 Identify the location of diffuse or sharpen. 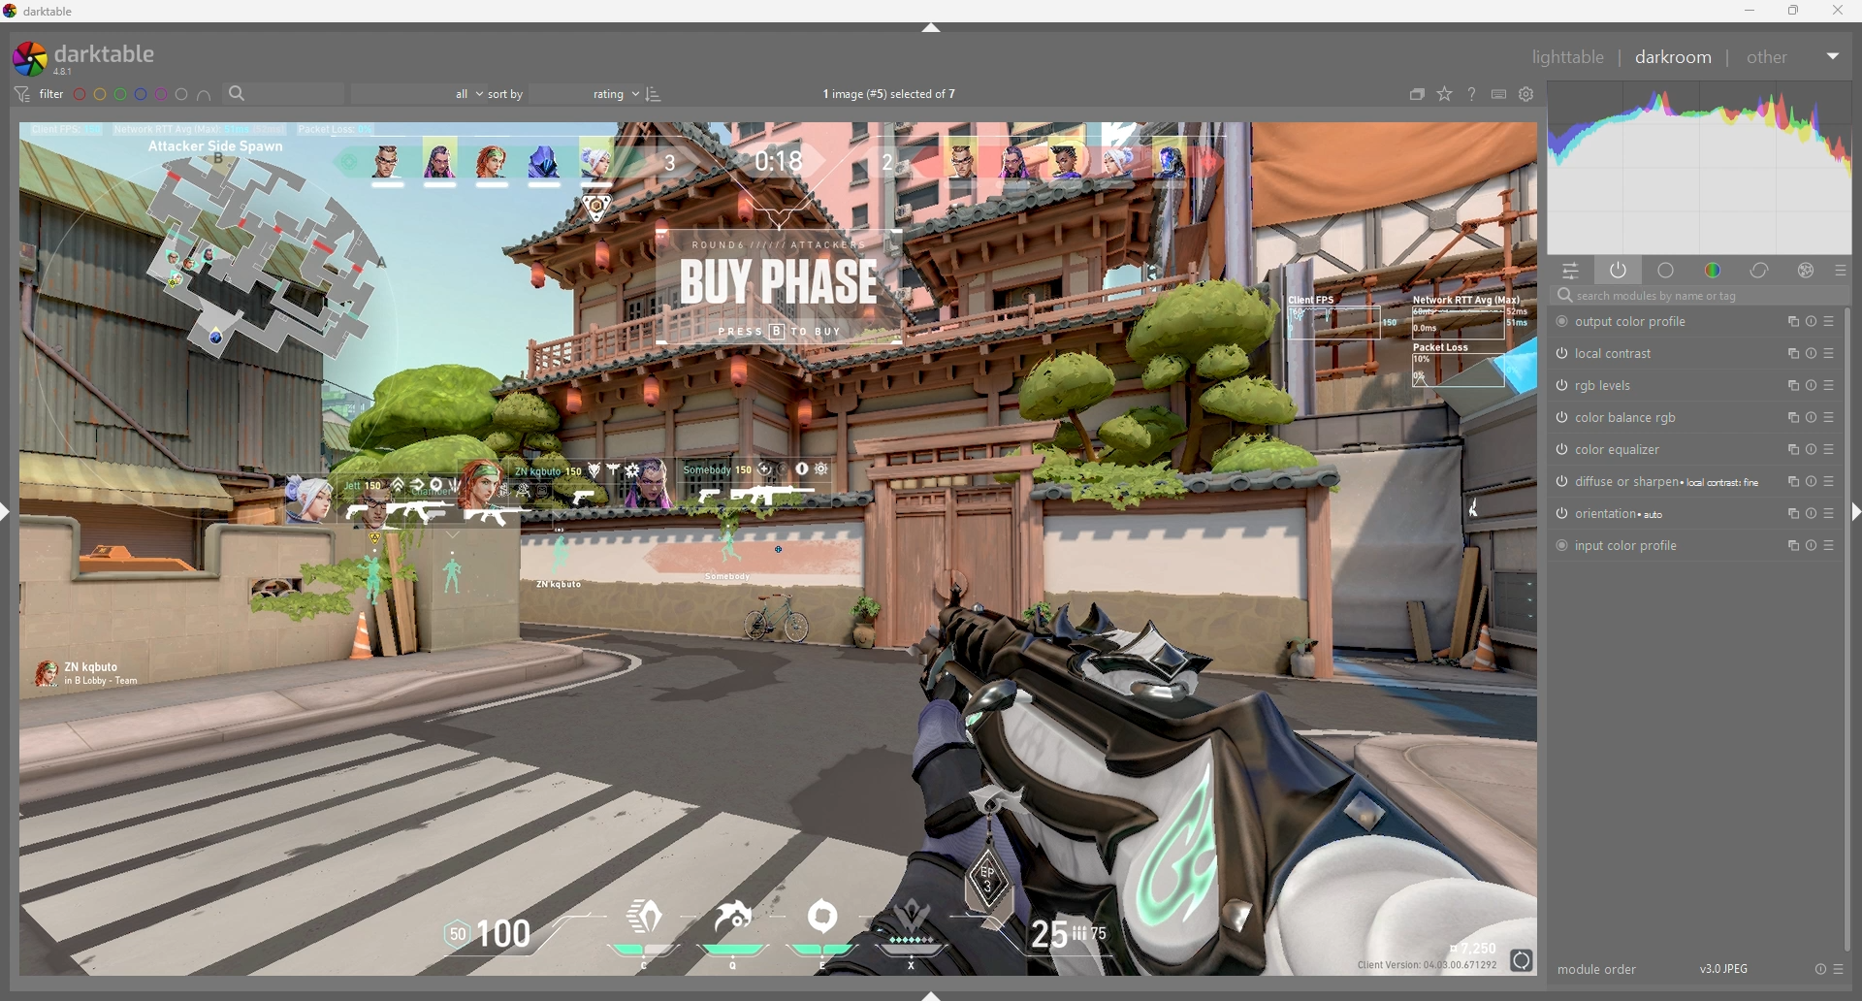
(1655, 482).